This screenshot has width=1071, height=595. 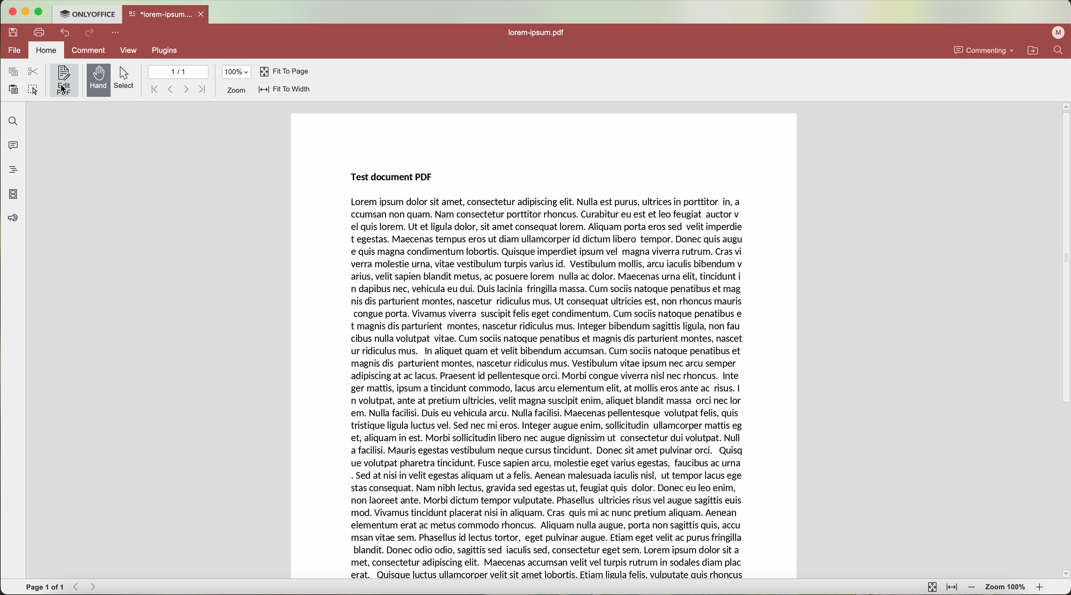 What do you see at coordinates (99, 80) in the screenshot?
I see `hand` at bounding box center [99, 80].